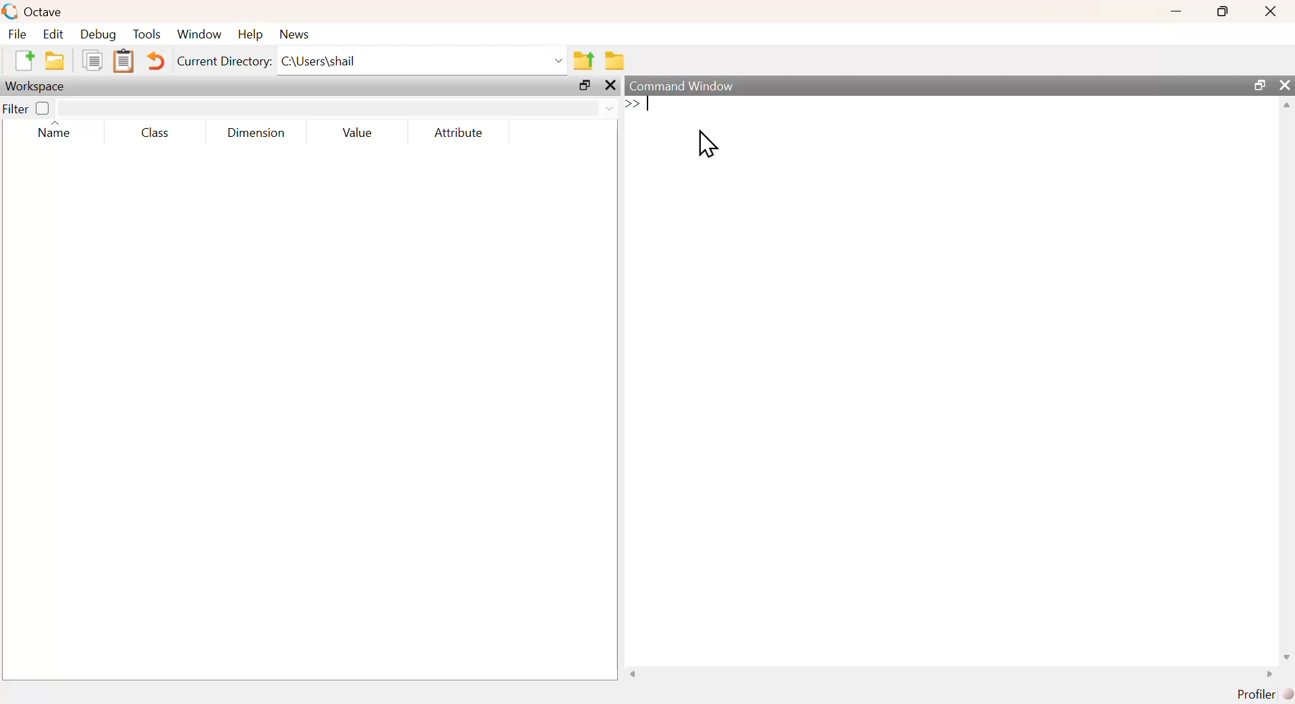 This screenshot has width=1295, height=704. I want to click on browse directories, so click(614, 61).